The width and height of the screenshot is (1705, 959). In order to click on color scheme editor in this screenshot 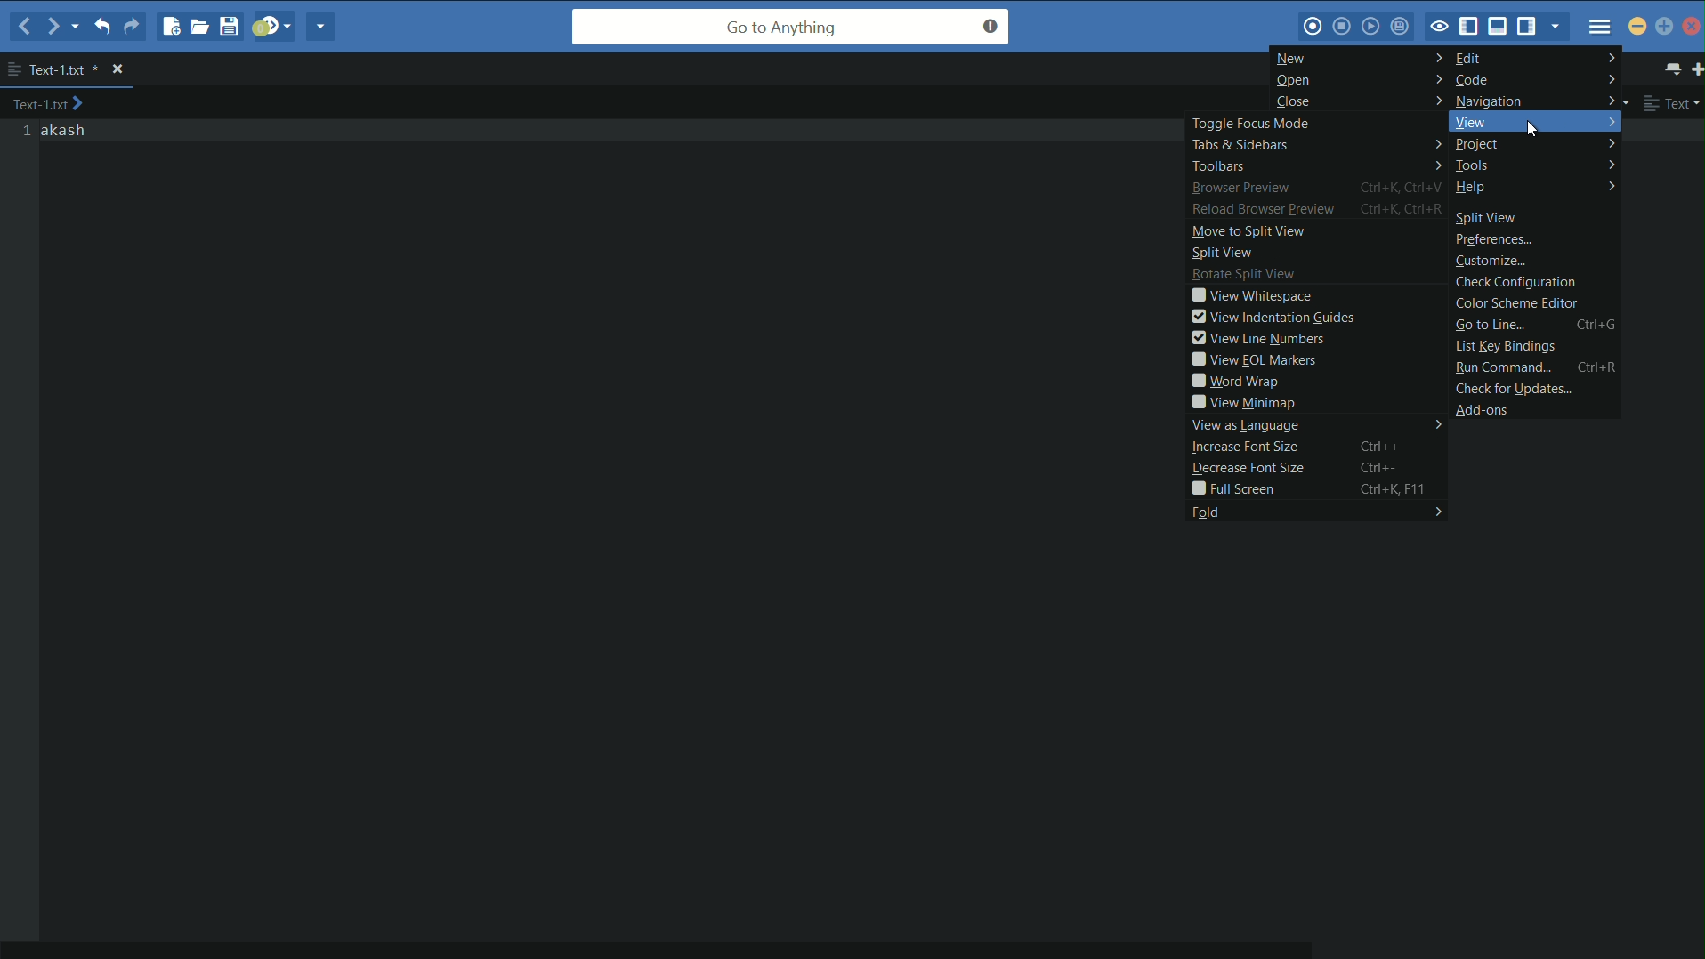, I will do `click(1536, 303)`.